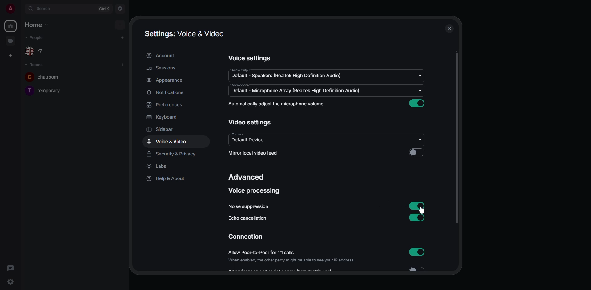  Describe the element at coordinates (123, 37) in the screenshot. I see `add` at that location.